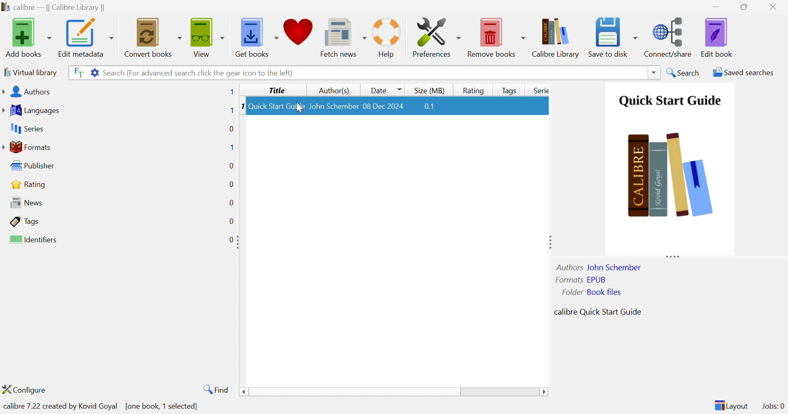  I want to click on Date, so click(385, 90).